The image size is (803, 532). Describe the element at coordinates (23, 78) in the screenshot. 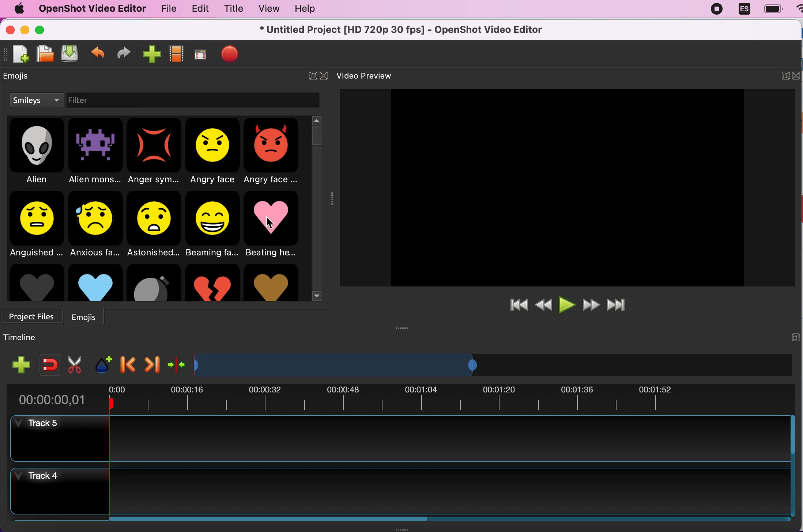

I see `emojis` at that location.